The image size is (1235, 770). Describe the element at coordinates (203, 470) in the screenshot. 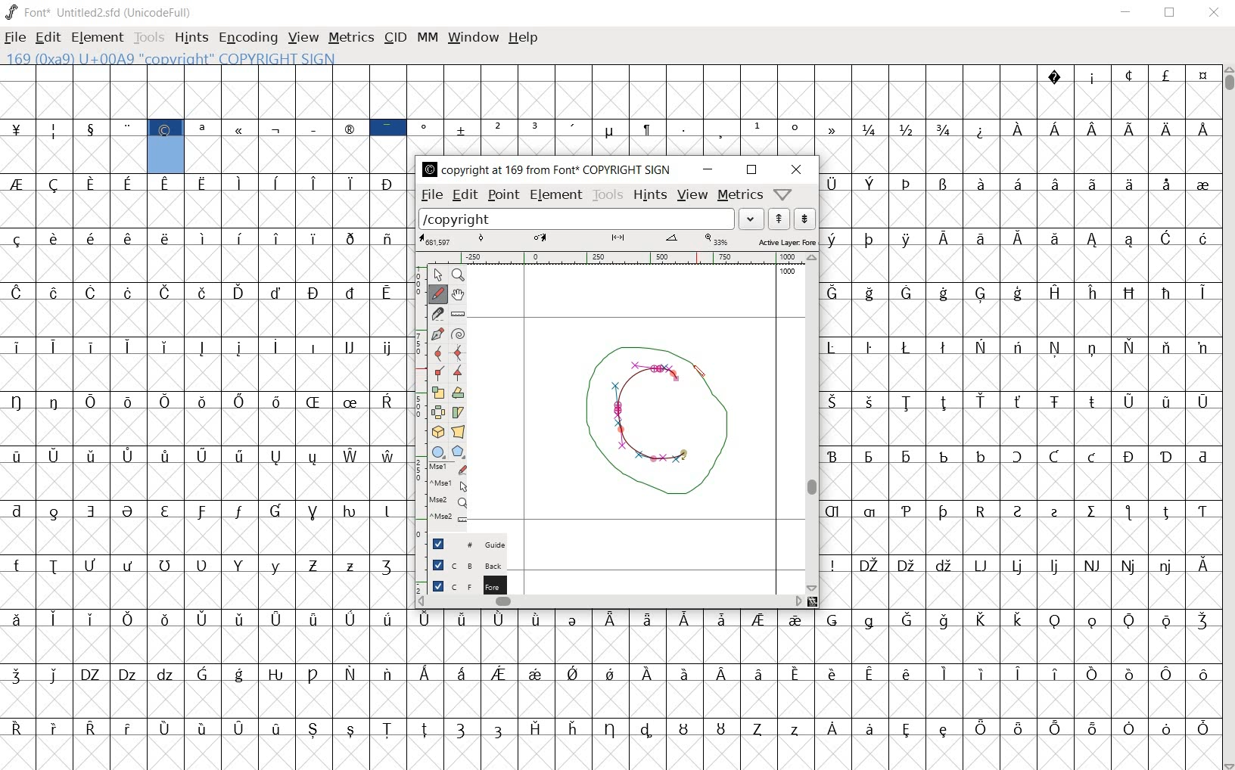

I see `glyphs` at that location.